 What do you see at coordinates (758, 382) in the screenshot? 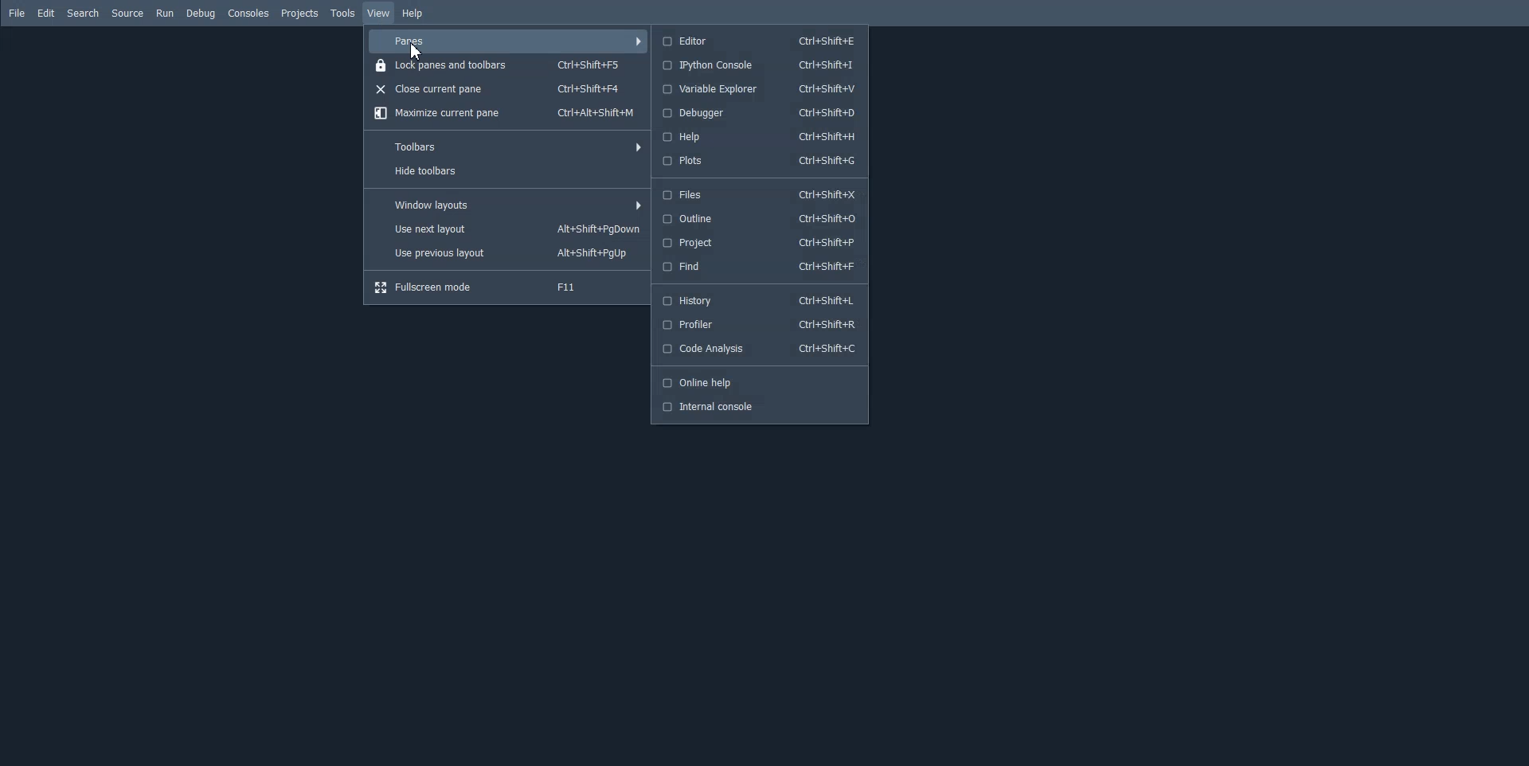
I see `Online help` at bounding box center [758, 382].